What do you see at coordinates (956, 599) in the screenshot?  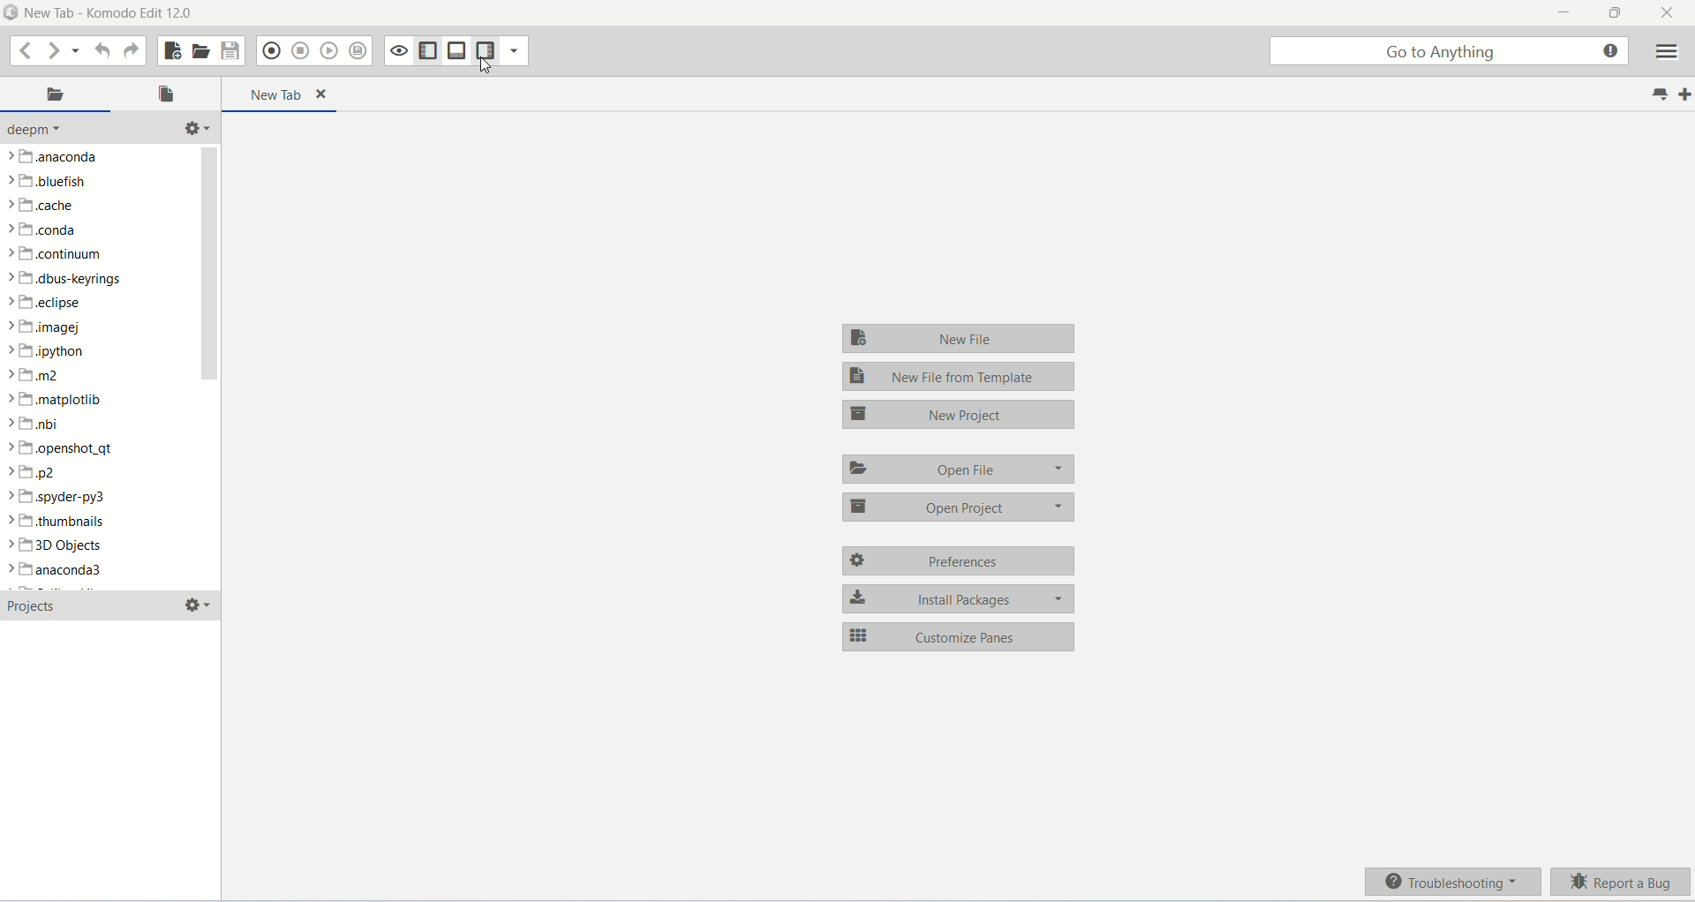 I see `install packages` at bounding box center [956, 599].